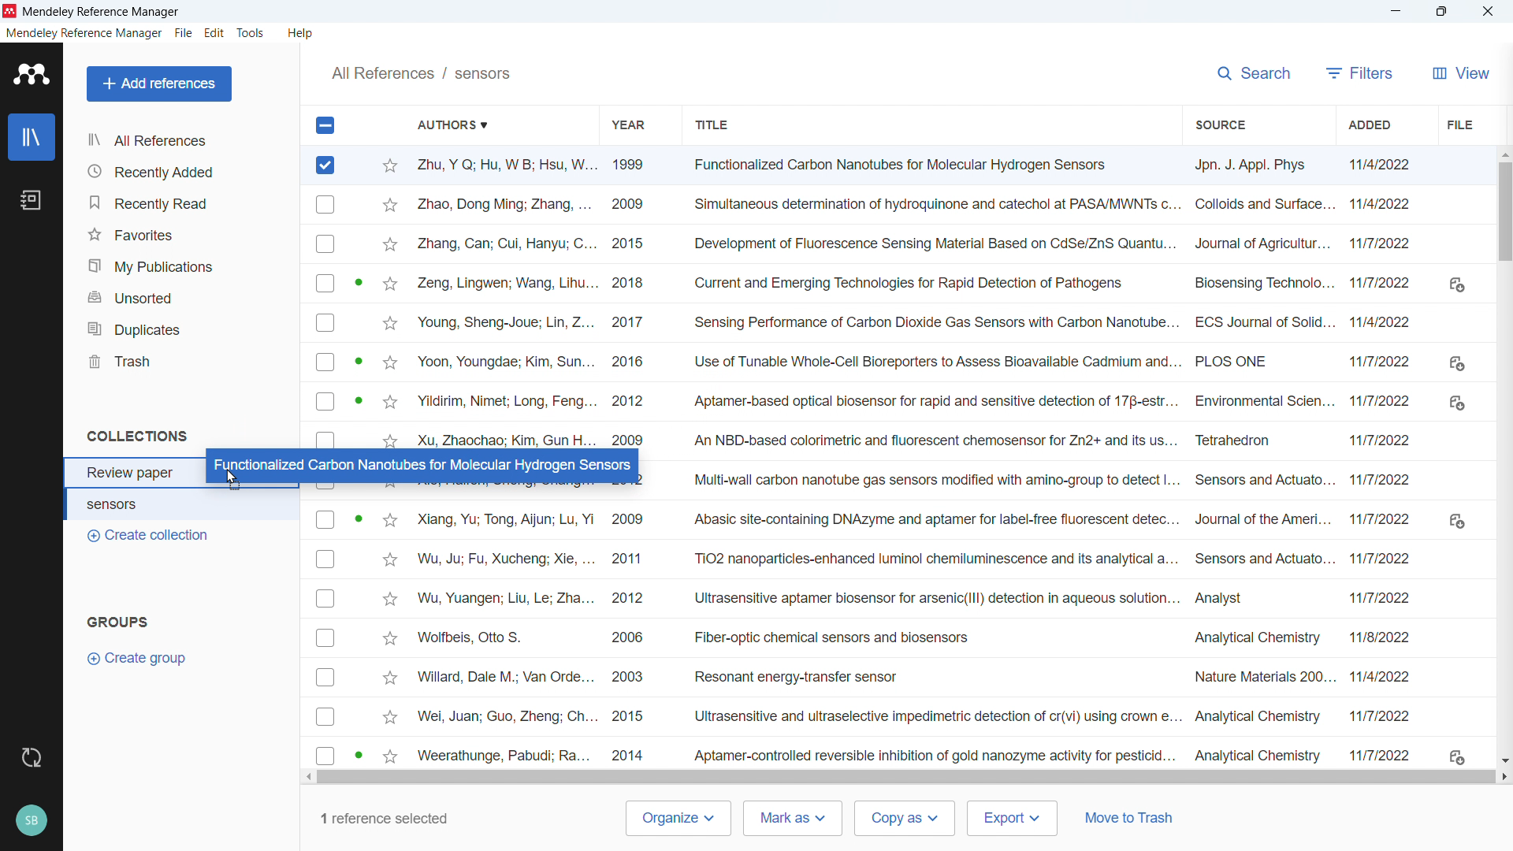  What do you see at coordinates (358, 281) in the screenshot?
I see `PDF available` at bounding box center [358, 281].